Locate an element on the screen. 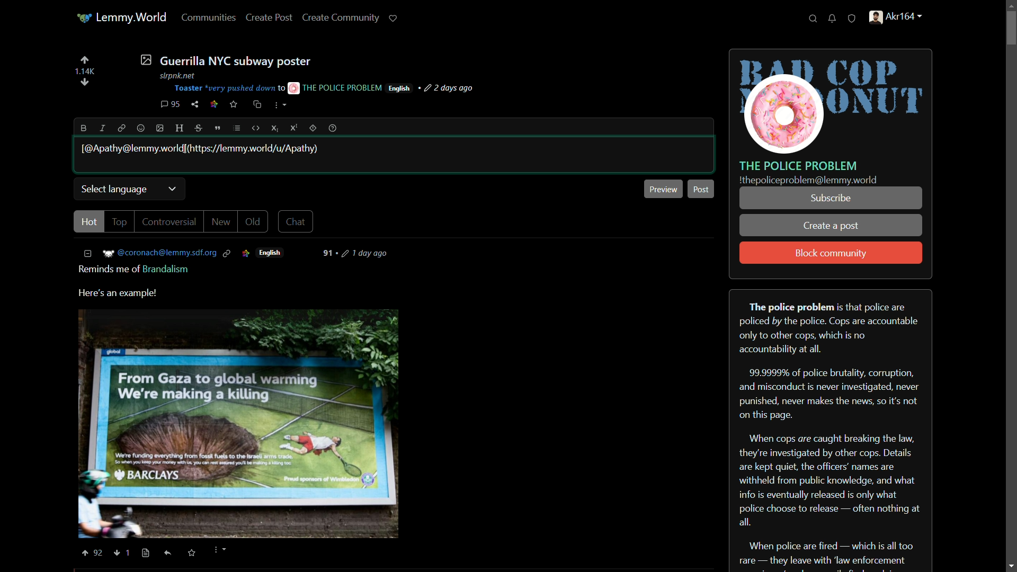 The width and height of the screenshot is (1017, 572). UPVOTE 92 is located at coordinates (94, 553).